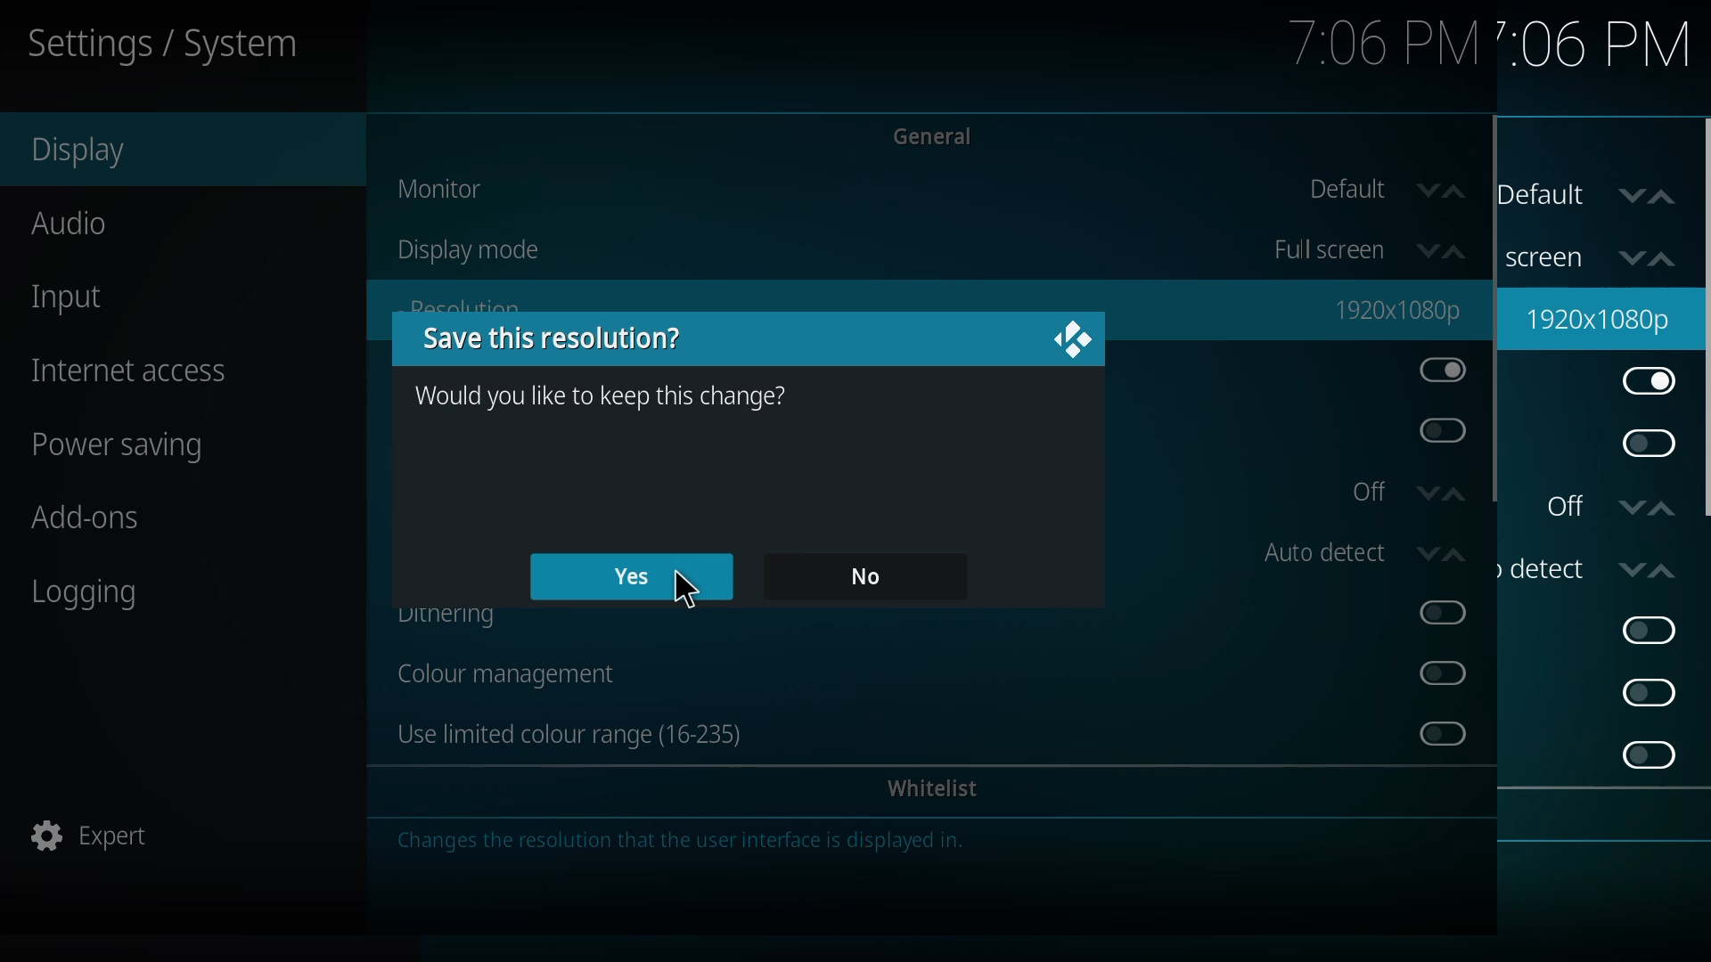 This screenshot has width=1711, height=962. Describe the element at coordinates (1359, 249) in the screenshot. I see `full screen` at that location.